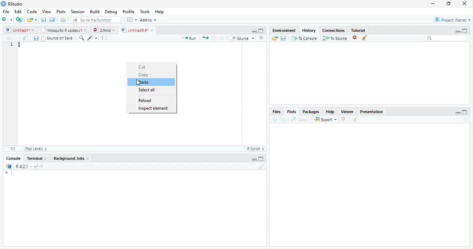 This screenshot has width=473, height=249. What do you see at coordinates (61, 11) in the screenshot?
I see `Plots` at bounding box center [61, 11].